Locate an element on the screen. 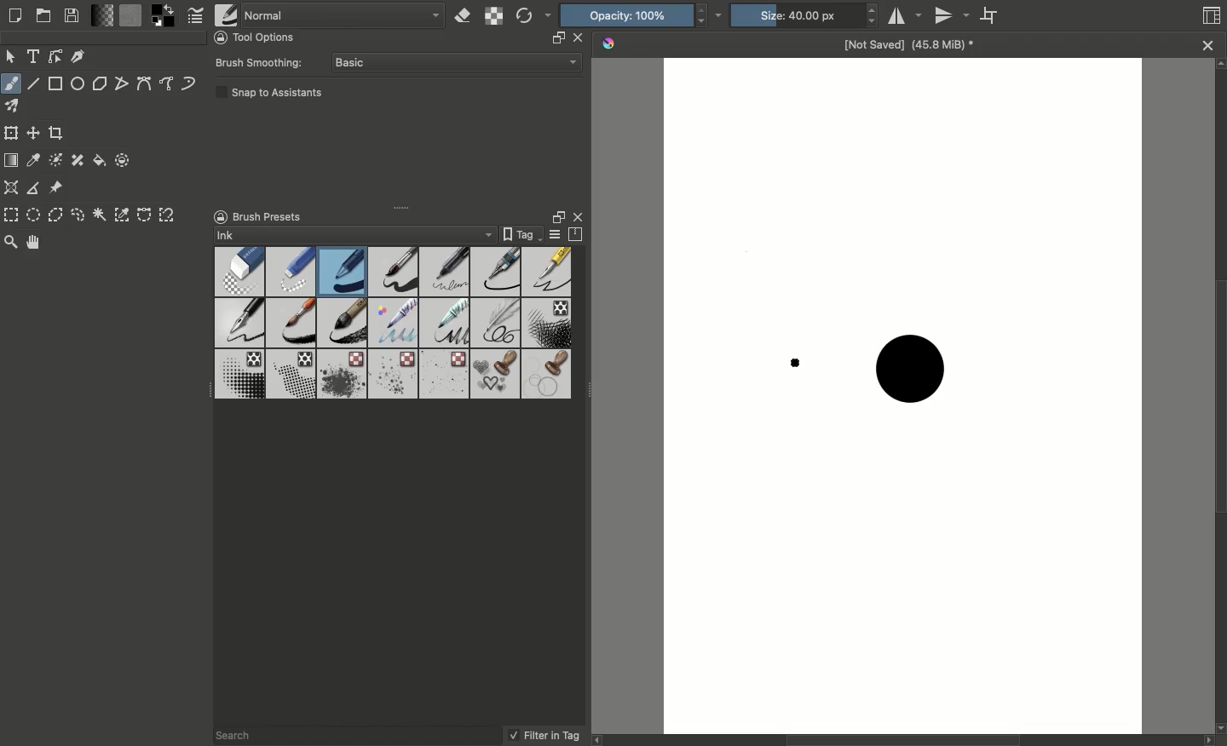 The image size is (1227, 746). Fill is located at coordinates (100, 160).